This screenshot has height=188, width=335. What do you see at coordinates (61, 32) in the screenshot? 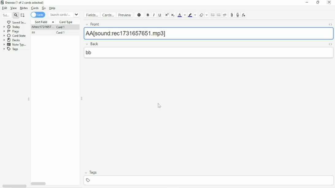
I see `Card 1` at bounding box center [61, 32].